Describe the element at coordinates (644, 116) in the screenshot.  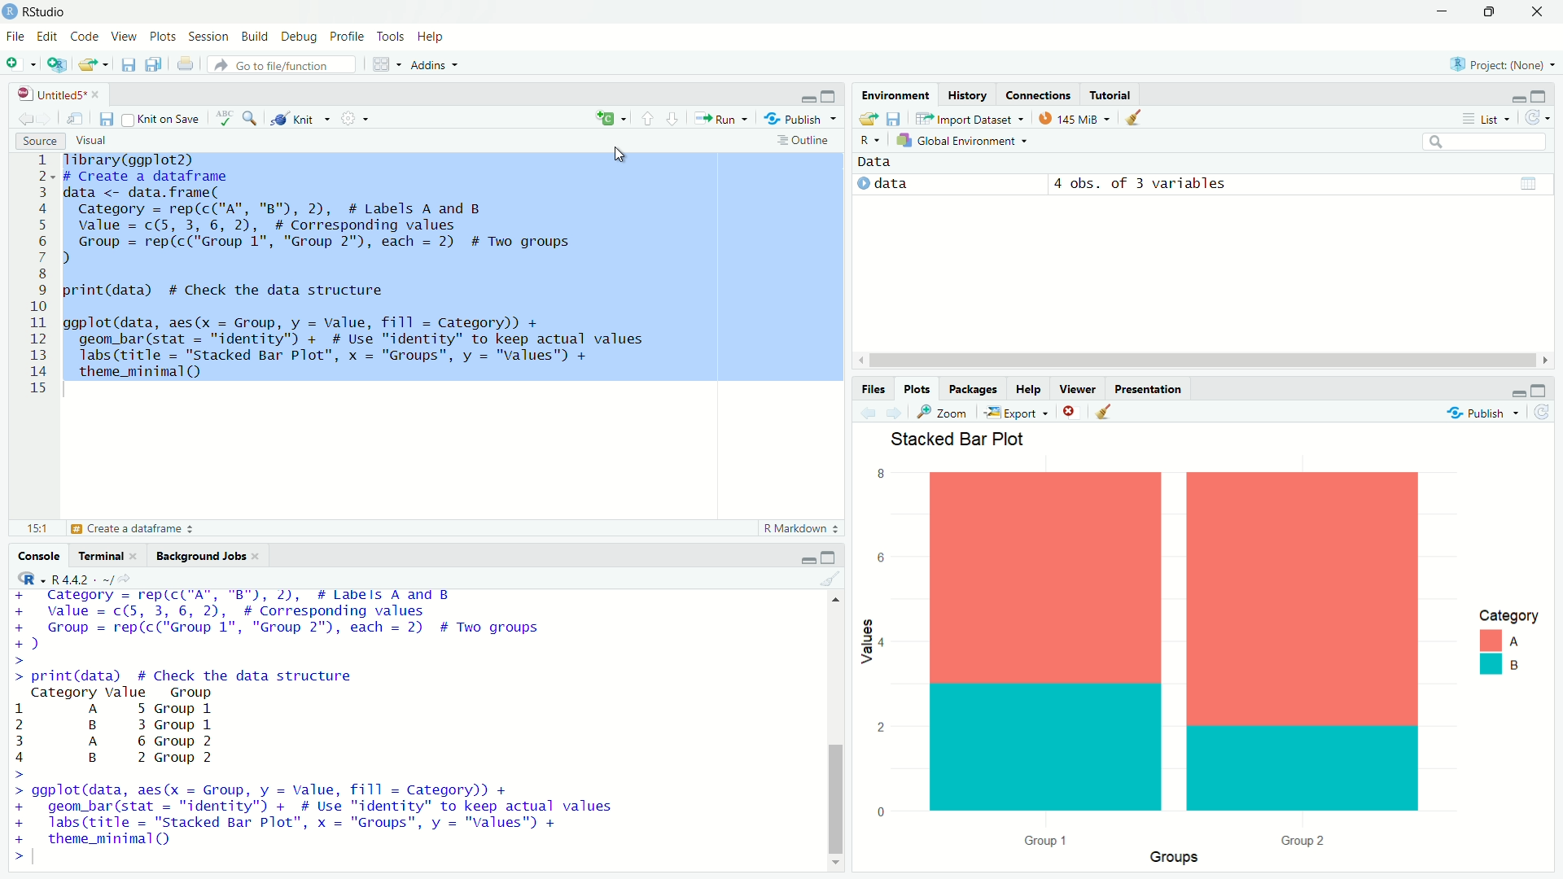
I see `Go to previous section/chunk (Ctrl + PgUp)` at that location.